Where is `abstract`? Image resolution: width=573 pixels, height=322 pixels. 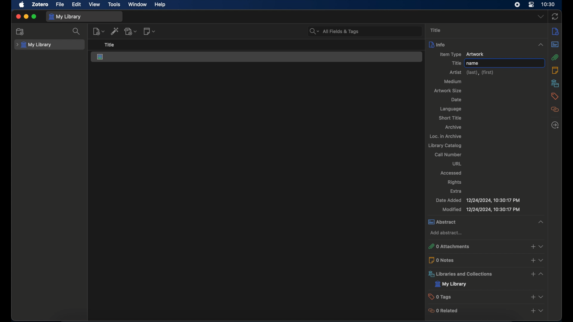 abstract is located at coordinates (452, 222).